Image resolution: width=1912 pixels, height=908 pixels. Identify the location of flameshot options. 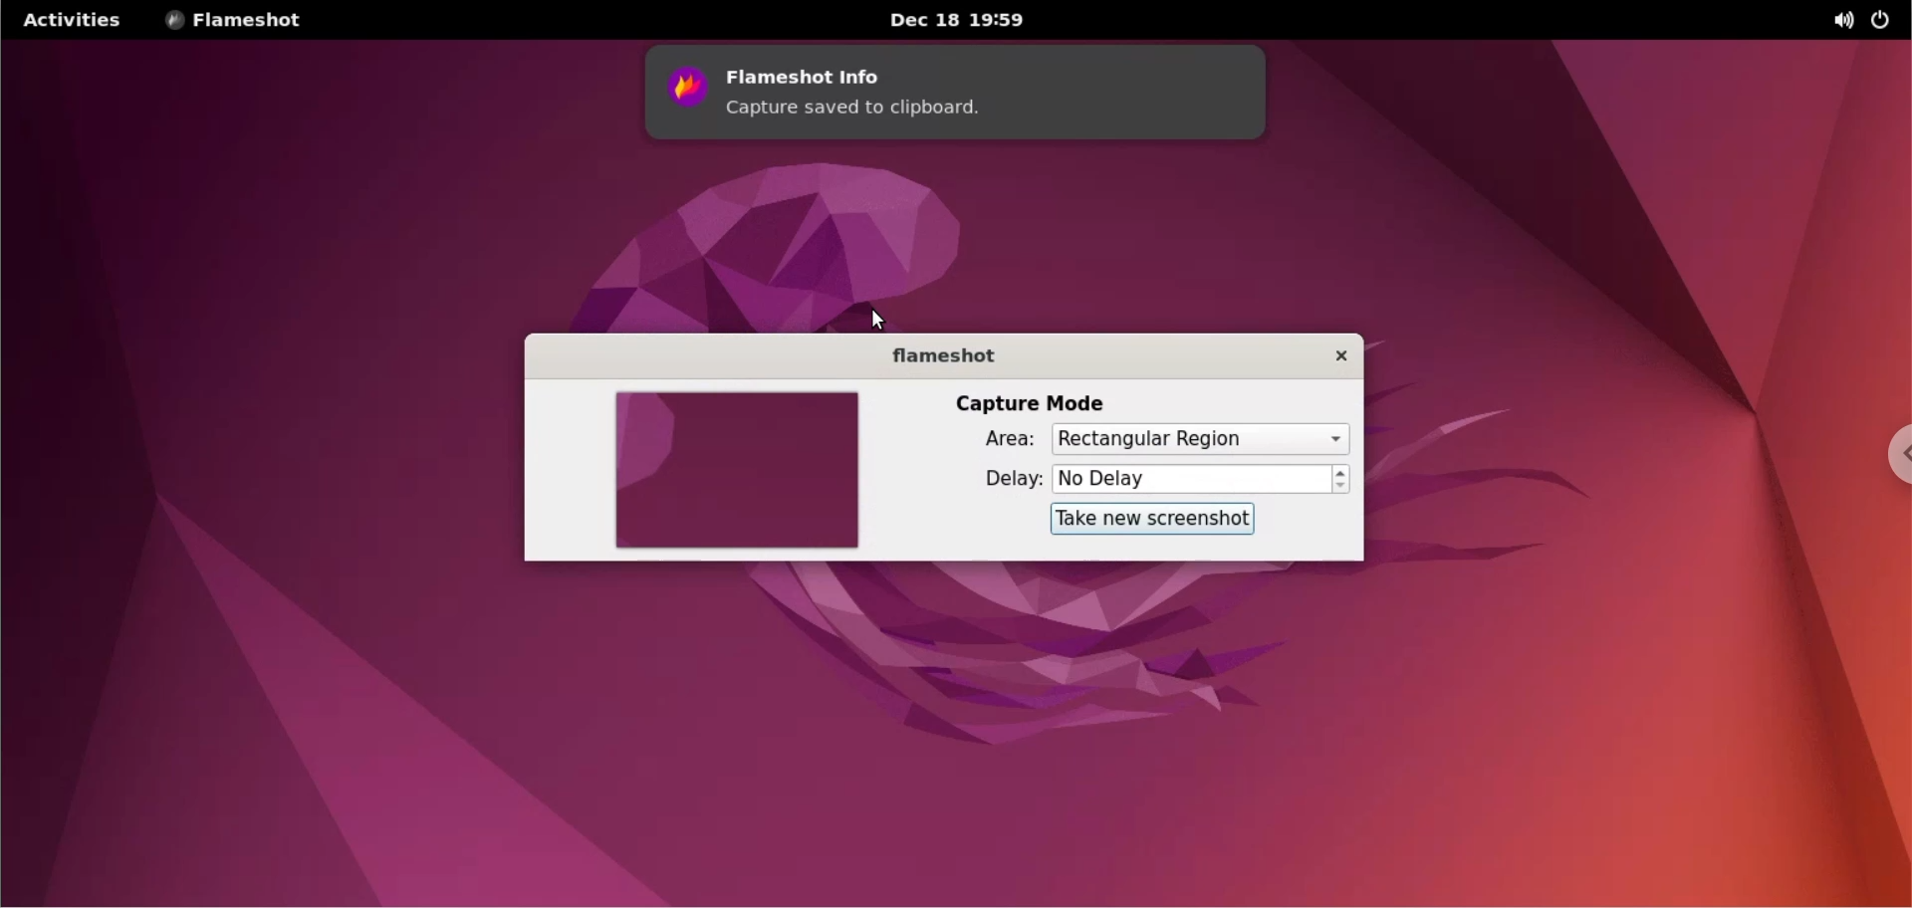
(237, 20).